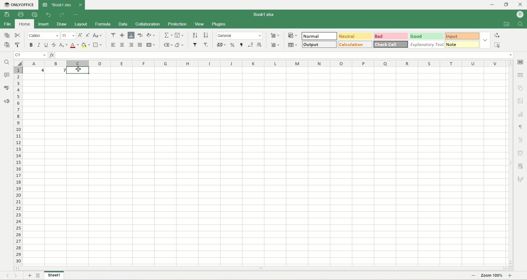  Describe the element at coordinates (29, 276) in the screenshot. I see `add sheet` at that location.